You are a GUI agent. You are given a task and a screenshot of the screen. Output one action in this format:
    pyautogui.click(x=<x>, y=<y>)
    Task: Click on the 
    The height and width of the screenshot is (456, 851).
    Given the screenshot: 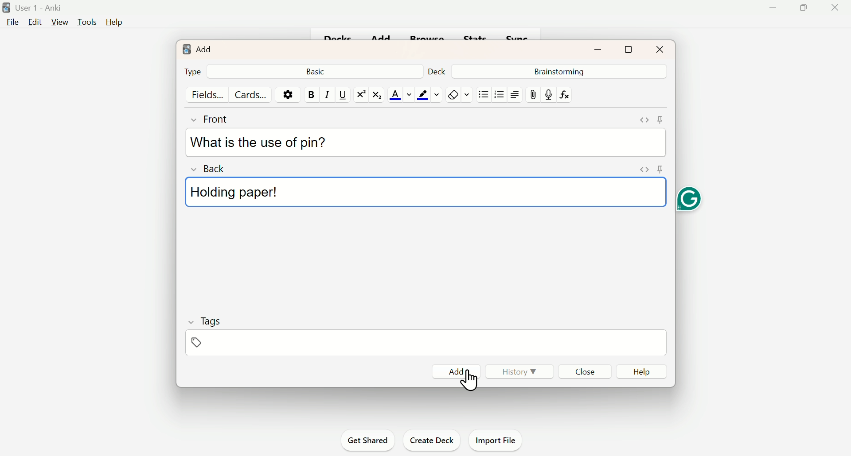 What is the action you would take?
    pyautogui.click(x=317, y=71)
    